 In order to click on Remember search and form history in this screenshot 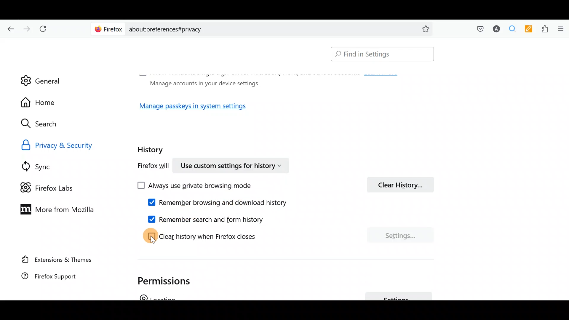, I will do `click(216, 219)`.